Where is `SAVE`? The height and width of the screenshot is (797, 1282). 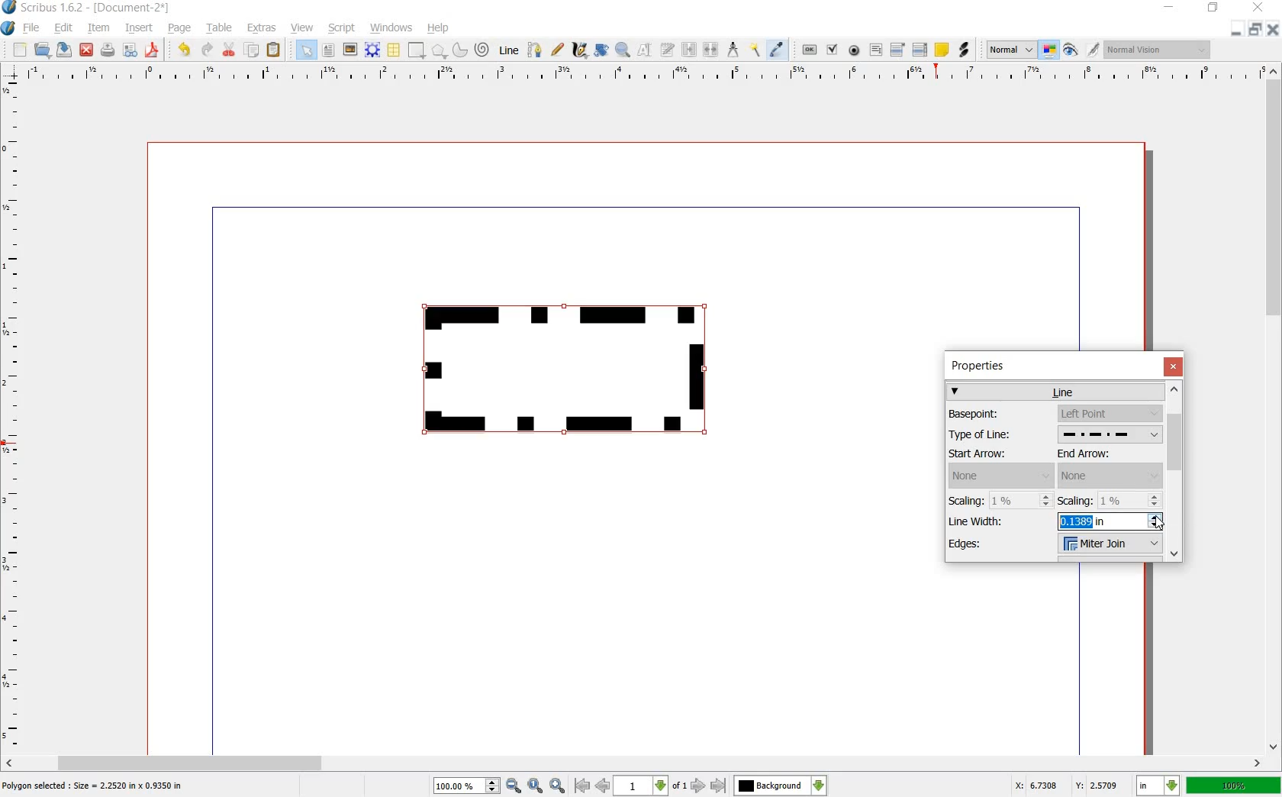 SAVE is located at coordinates (63, 50).